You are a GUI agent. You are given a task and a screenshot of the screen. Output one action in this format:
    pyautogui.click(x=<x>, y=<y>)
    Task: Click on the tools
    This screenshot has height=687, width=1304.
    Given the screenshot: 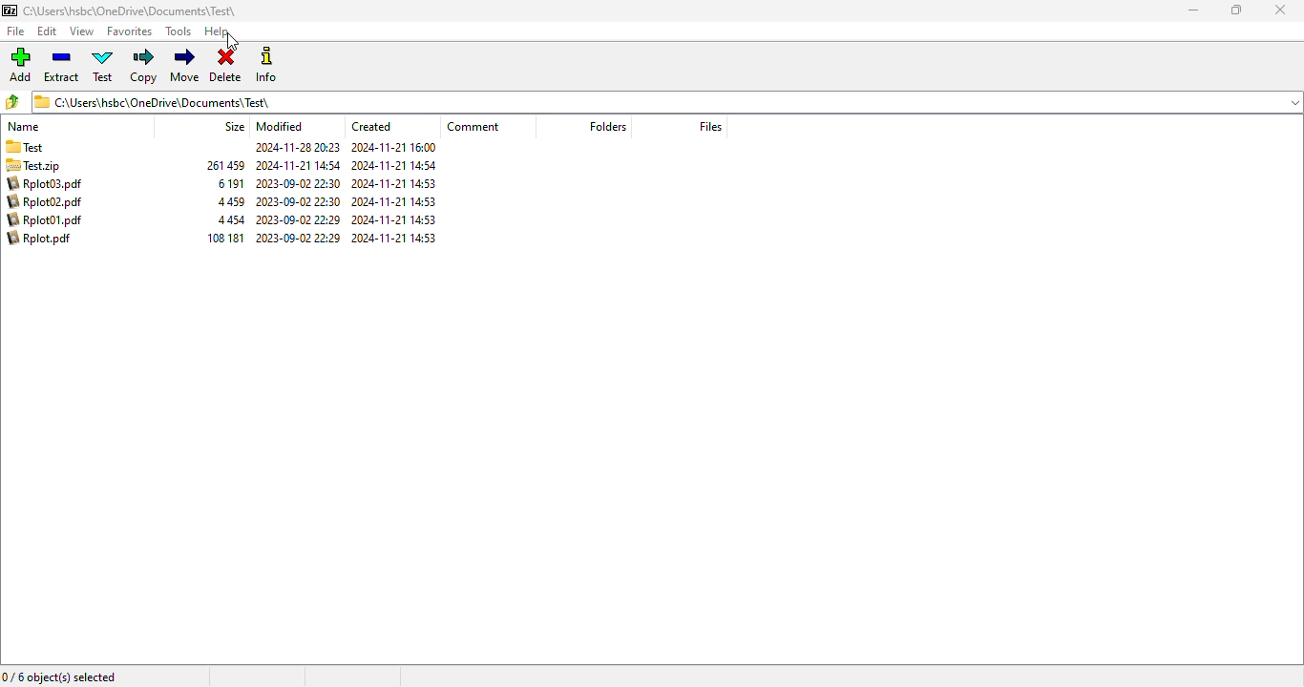 What is the action you would take?
    pyautogui.click(x=179, y=31)
    